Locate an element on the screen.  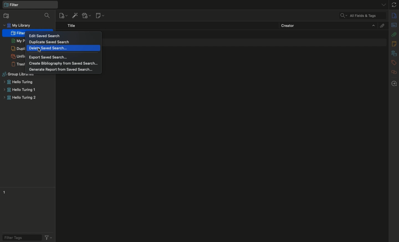
New note is located at coordinates (99, 16).